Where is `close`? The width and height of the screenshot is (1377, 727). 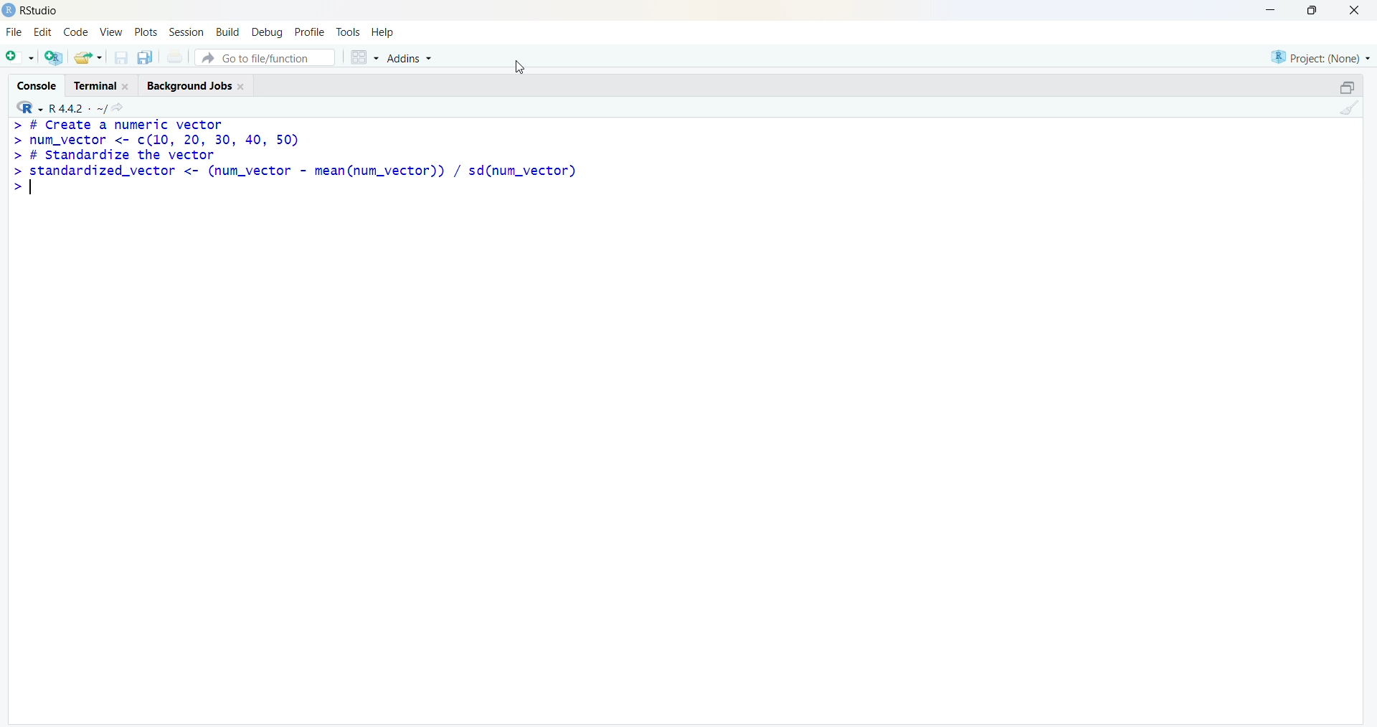
close is located at coordinates (127, 87).